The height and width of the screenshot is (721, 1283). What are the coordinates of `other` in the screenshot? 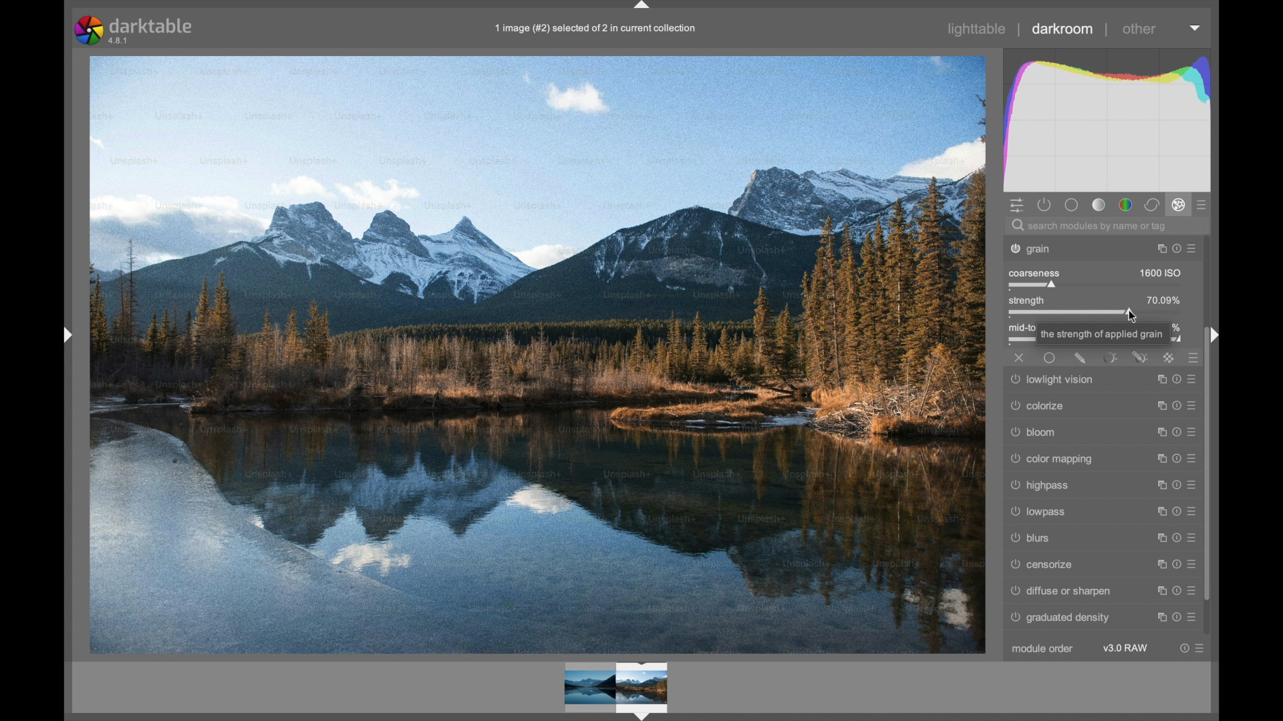 It's located at (1138, 29).